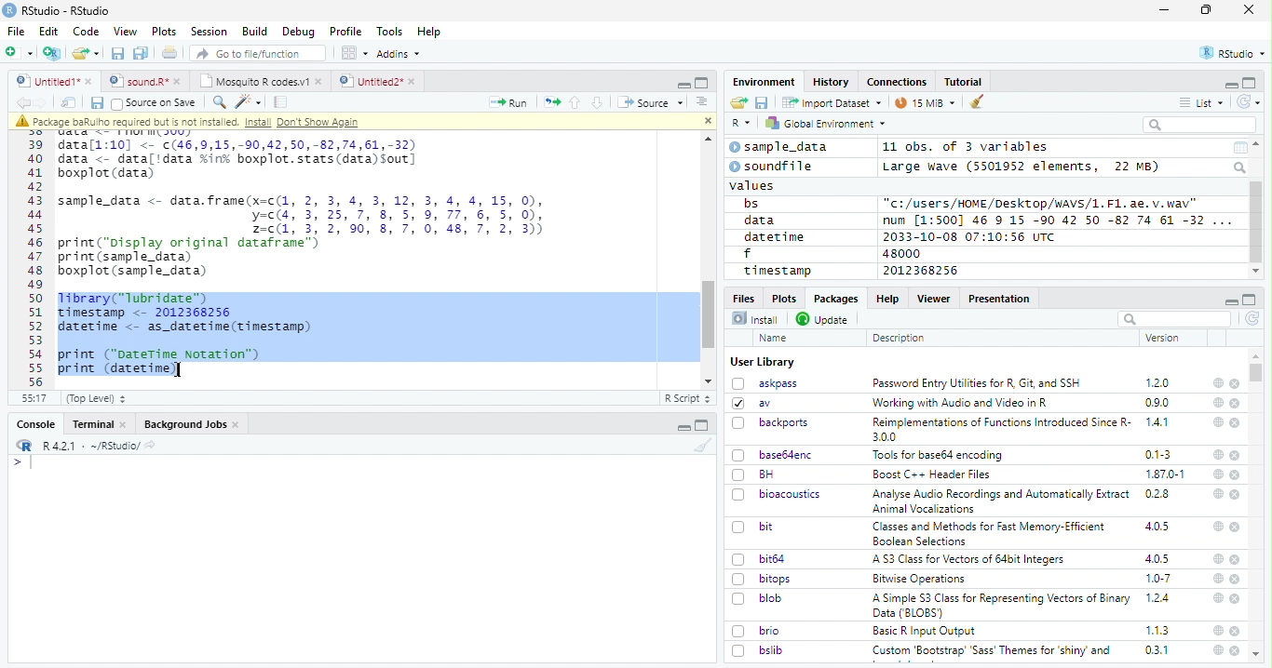 This screenshot has height=668, width=1272. Describe the element at coordinates (763, 362) in the screenshot. I see `User Library` at that location.